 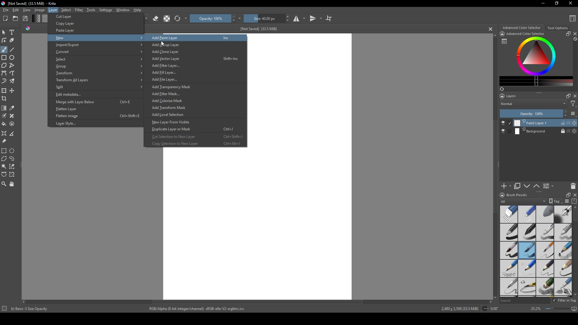 I want to click on Add Filter Layer..., so click(x=166, y=66).